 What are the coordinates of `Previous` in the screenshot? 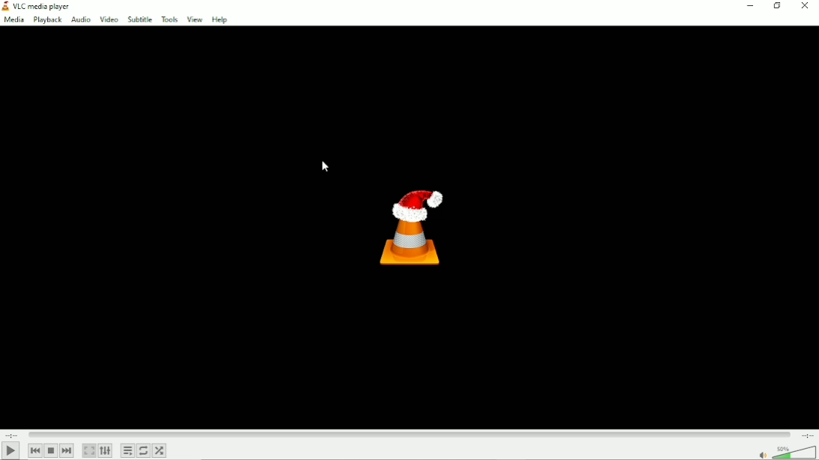 It's located at (35, 450).